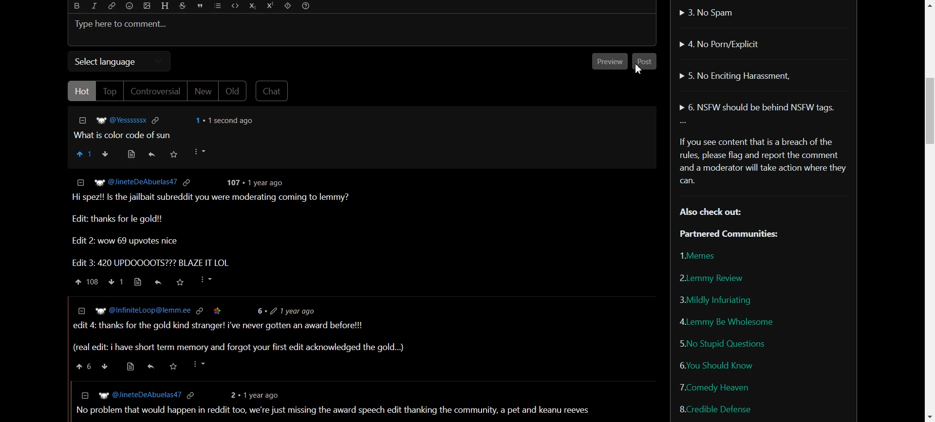 This screenshot has height=422, width=935. What do you see at coordinates (335, 293) in the screenshot?
I see `text` at bounding box center [335, 293].